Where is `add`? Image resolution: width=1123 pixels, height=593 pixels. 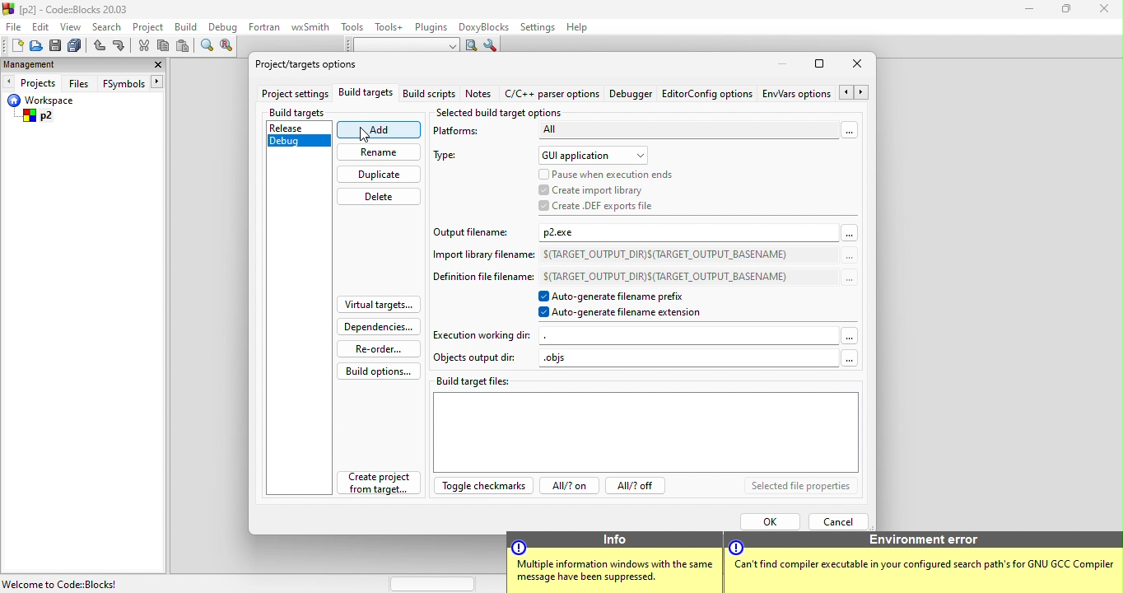 add is located at coordinates (381, 130).